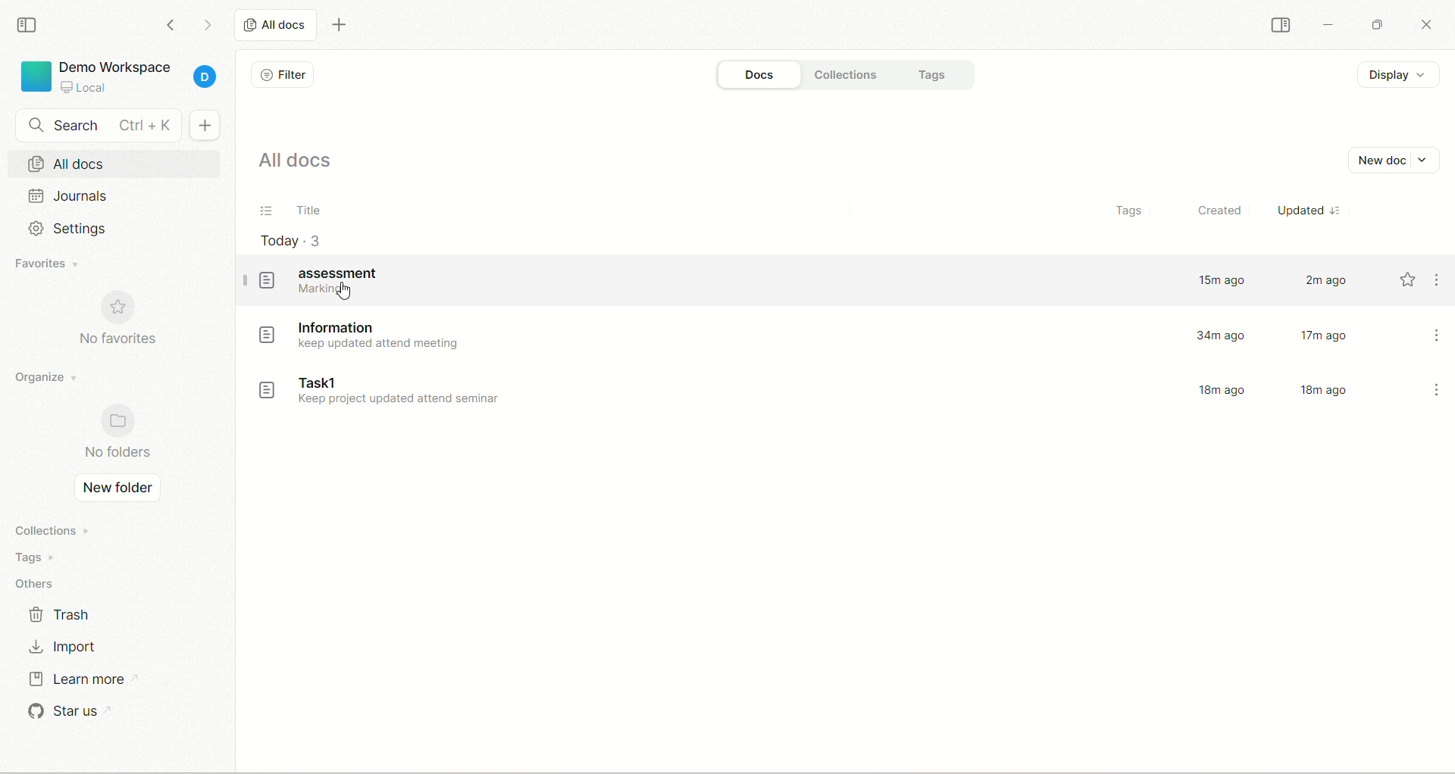 The image size is (1455, 774). What do you see at coordinates (203, 125) in the screenshot?
I see `new doc` at bounding box center [203, 125].